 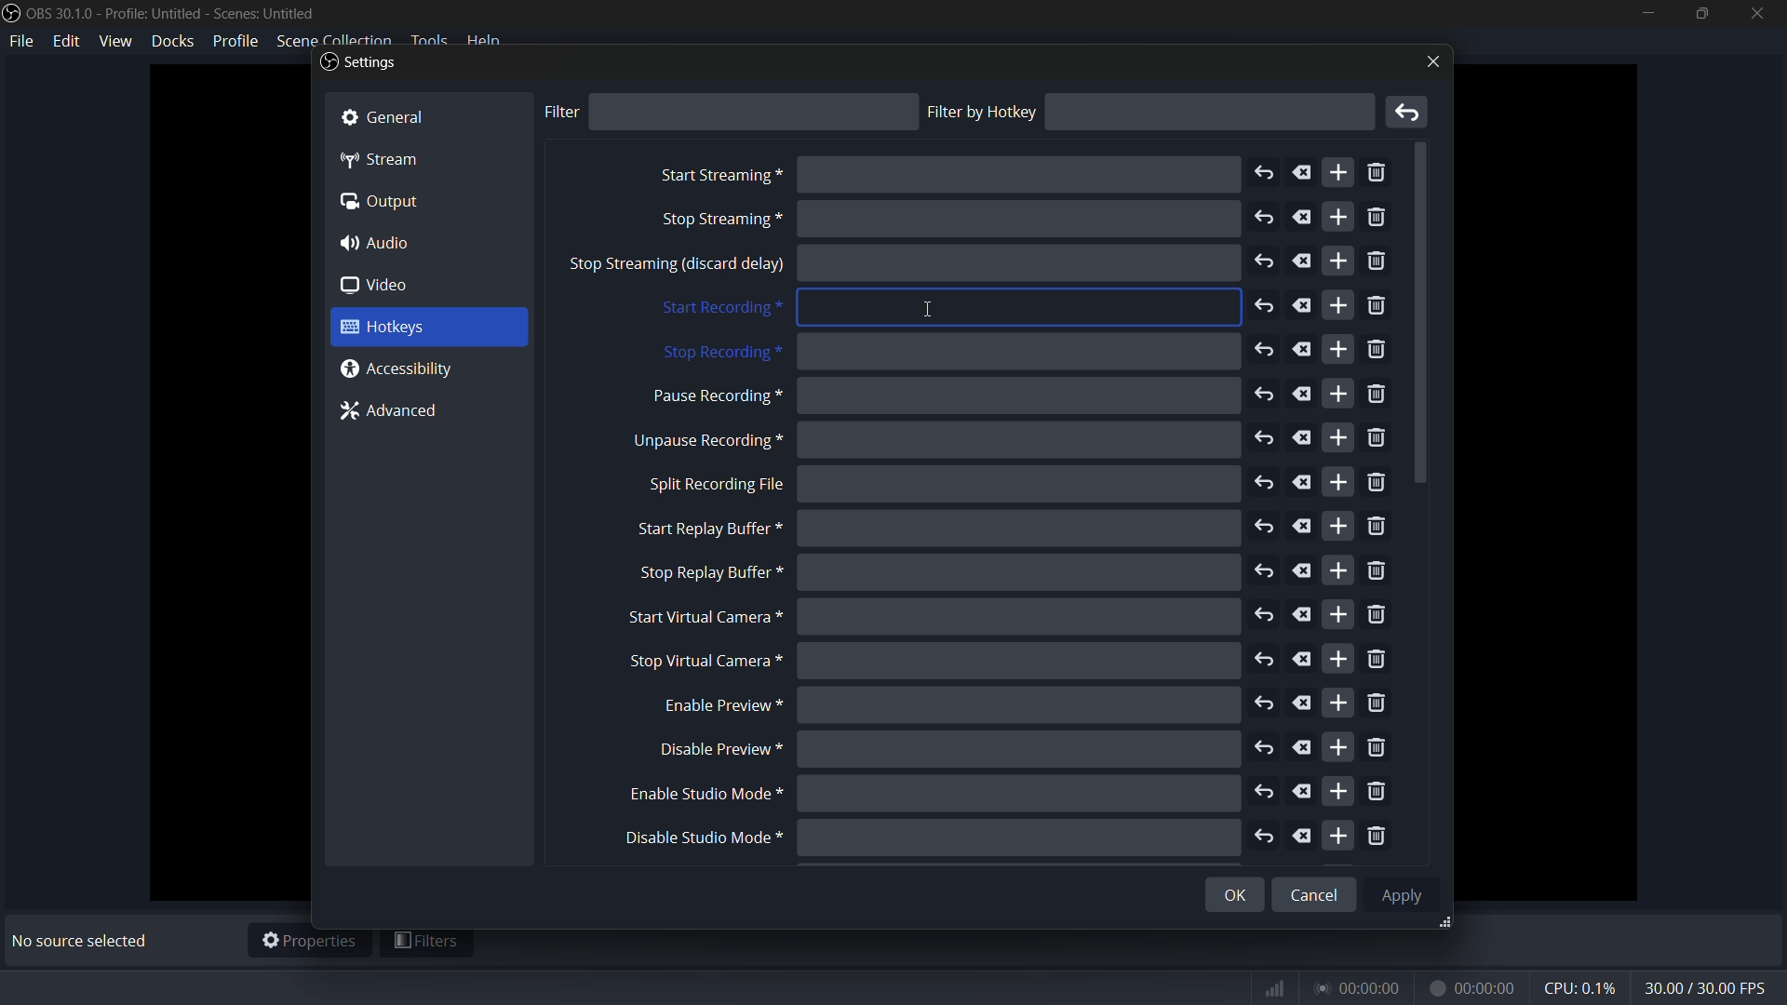 What do you see at coordinates (1264, 218) in the screenshot?
I see `undo` at bounding box center [1264, 218].